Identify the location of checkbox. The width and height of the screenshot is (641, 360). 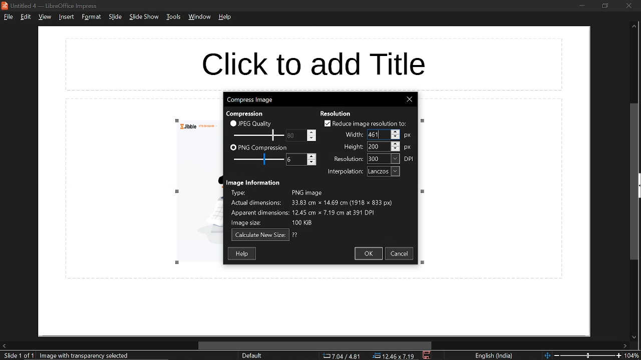
(233, 148).